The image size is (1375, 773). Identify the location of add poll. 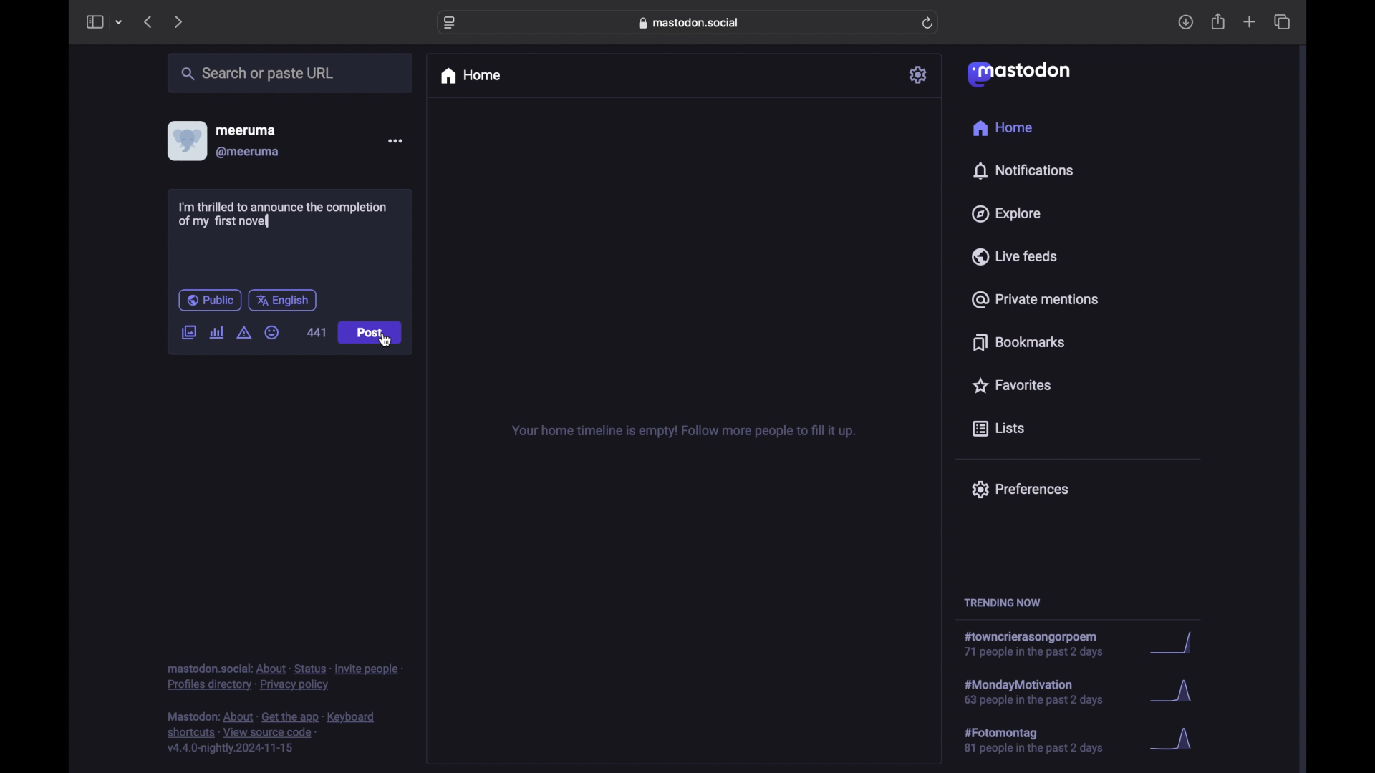
(218, 333).